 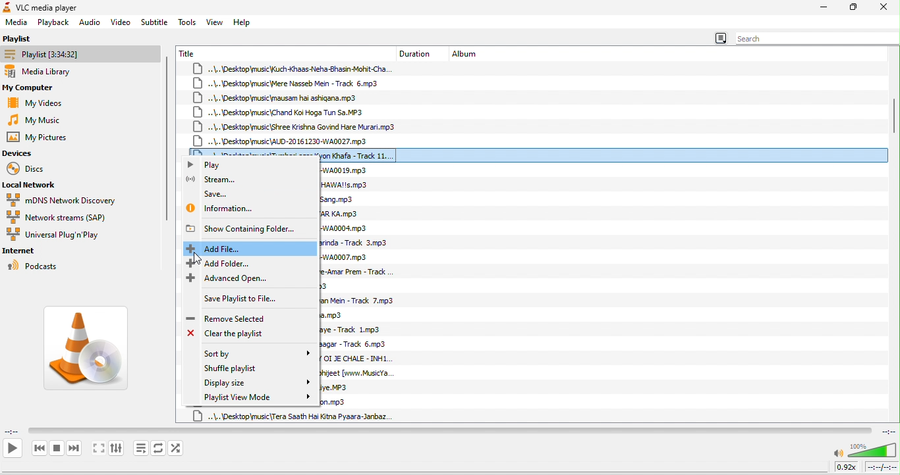 What do you see at coordinates (351, 184) in the screenshot?
I see `..\.. \Desktop\music\DIL LAGI NE DI HAWA!!s.mp3` at bounding box center [351, 184].